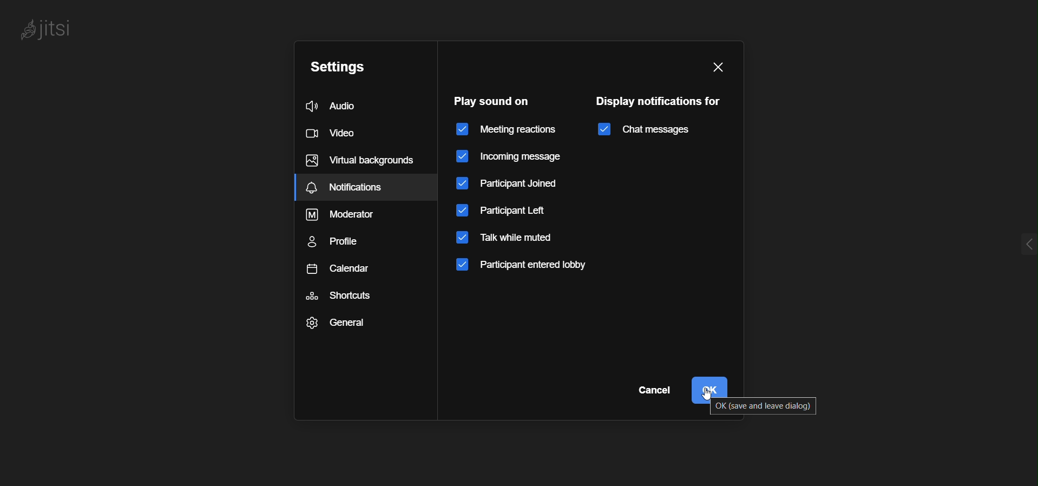  I want to click on setting, so click(340, 68).